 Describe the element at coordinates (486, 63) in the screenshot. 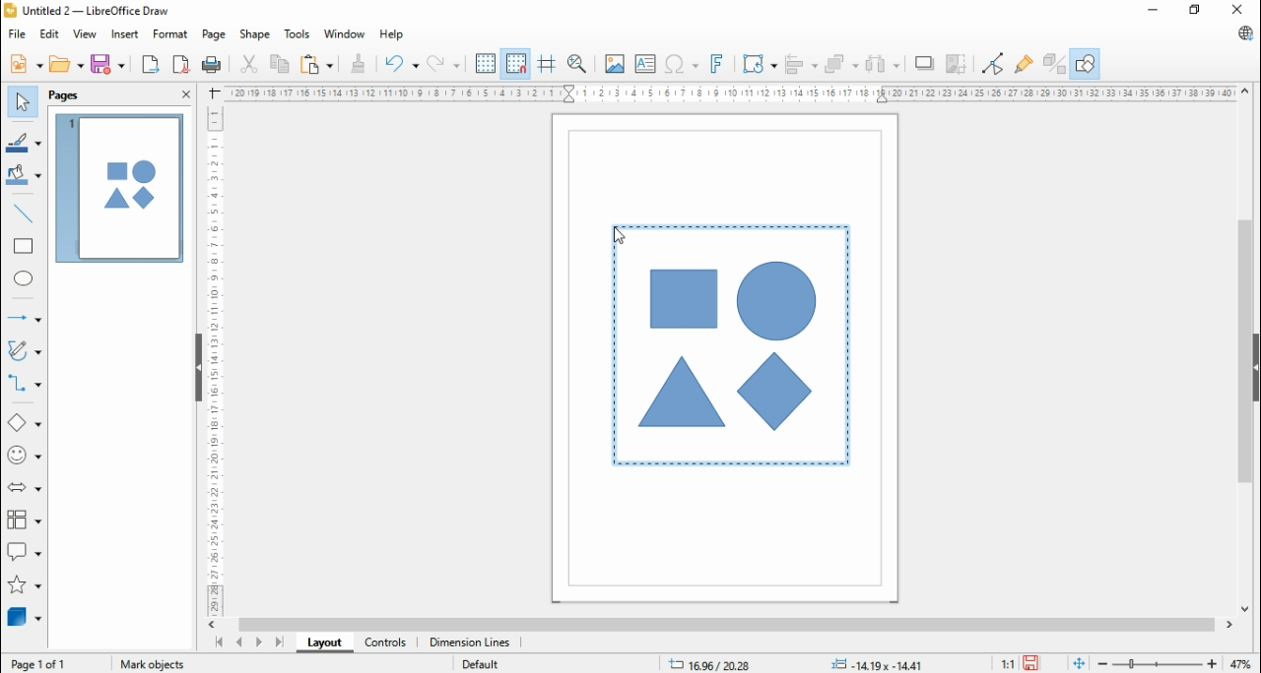

I see `show grid` at that location.